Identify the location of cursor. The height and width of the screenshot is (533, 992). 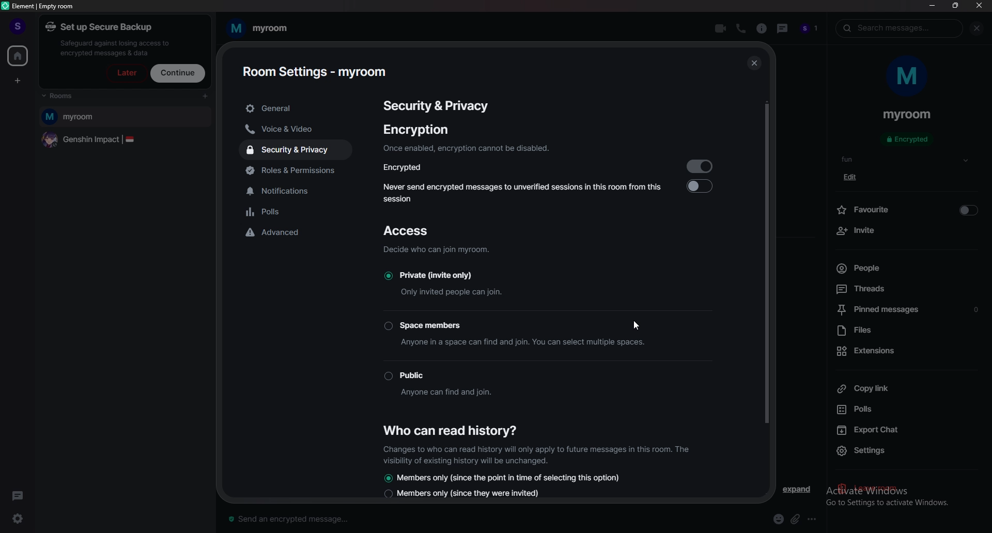
(637, 324).